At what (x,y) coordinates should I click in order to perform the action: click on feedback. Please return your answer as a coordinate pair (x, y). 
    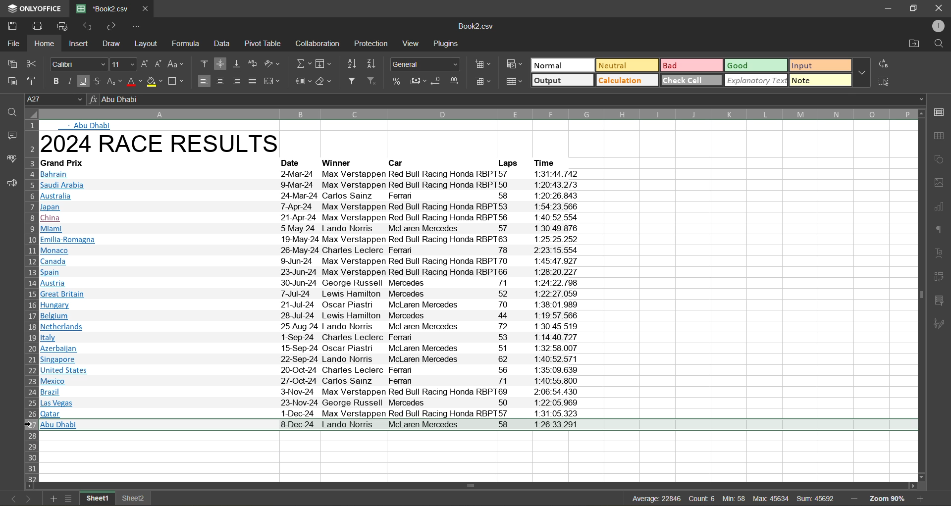
    Looking at the image, I should click on (10, 185).